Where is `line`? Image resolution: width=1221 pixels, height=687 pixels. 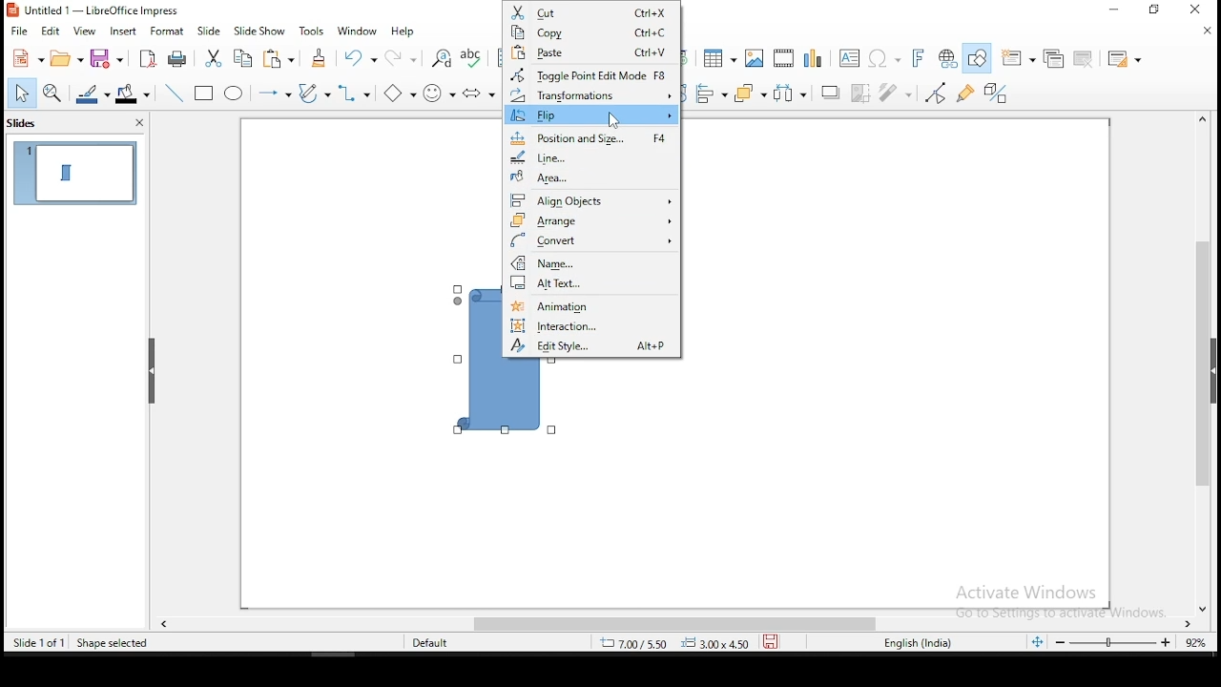
line is located at coordinates (593, 157).